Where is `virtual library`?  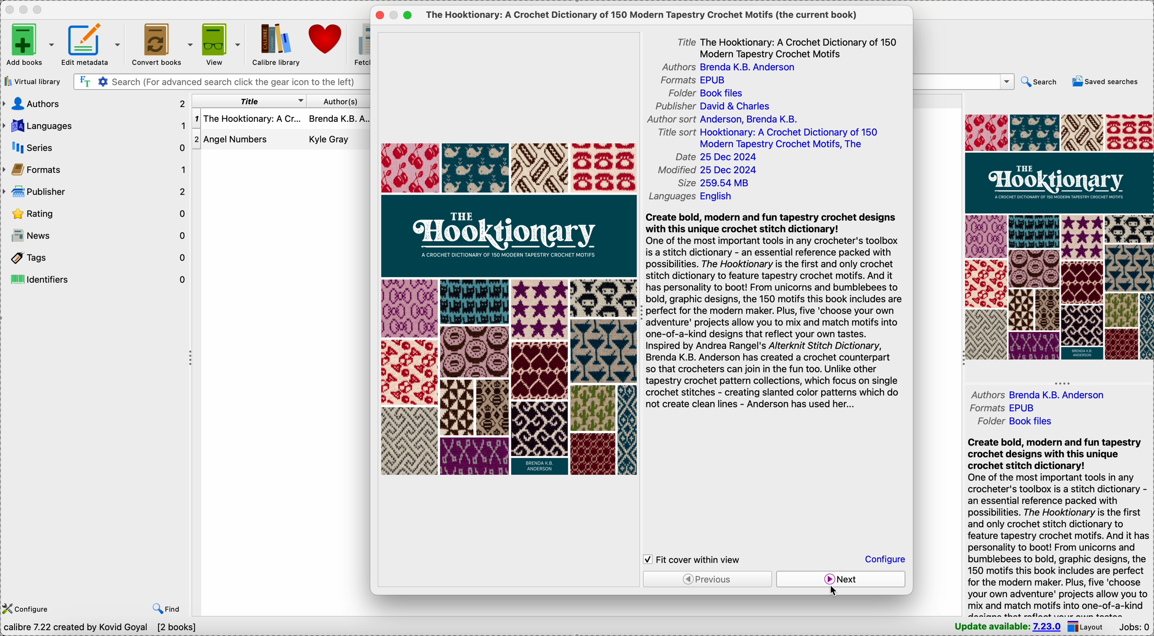 virtual library is located at coordinates (32, 81).